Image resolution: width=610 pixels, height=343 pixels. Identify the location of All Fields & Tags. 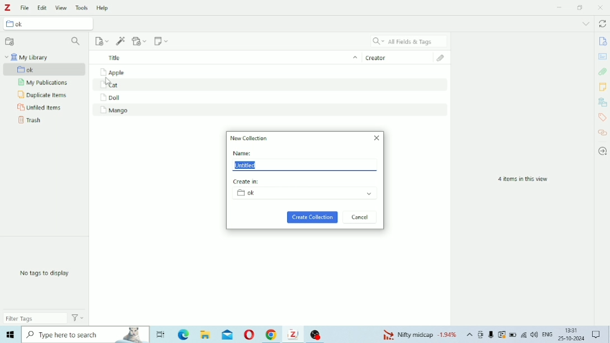
(409, 41).